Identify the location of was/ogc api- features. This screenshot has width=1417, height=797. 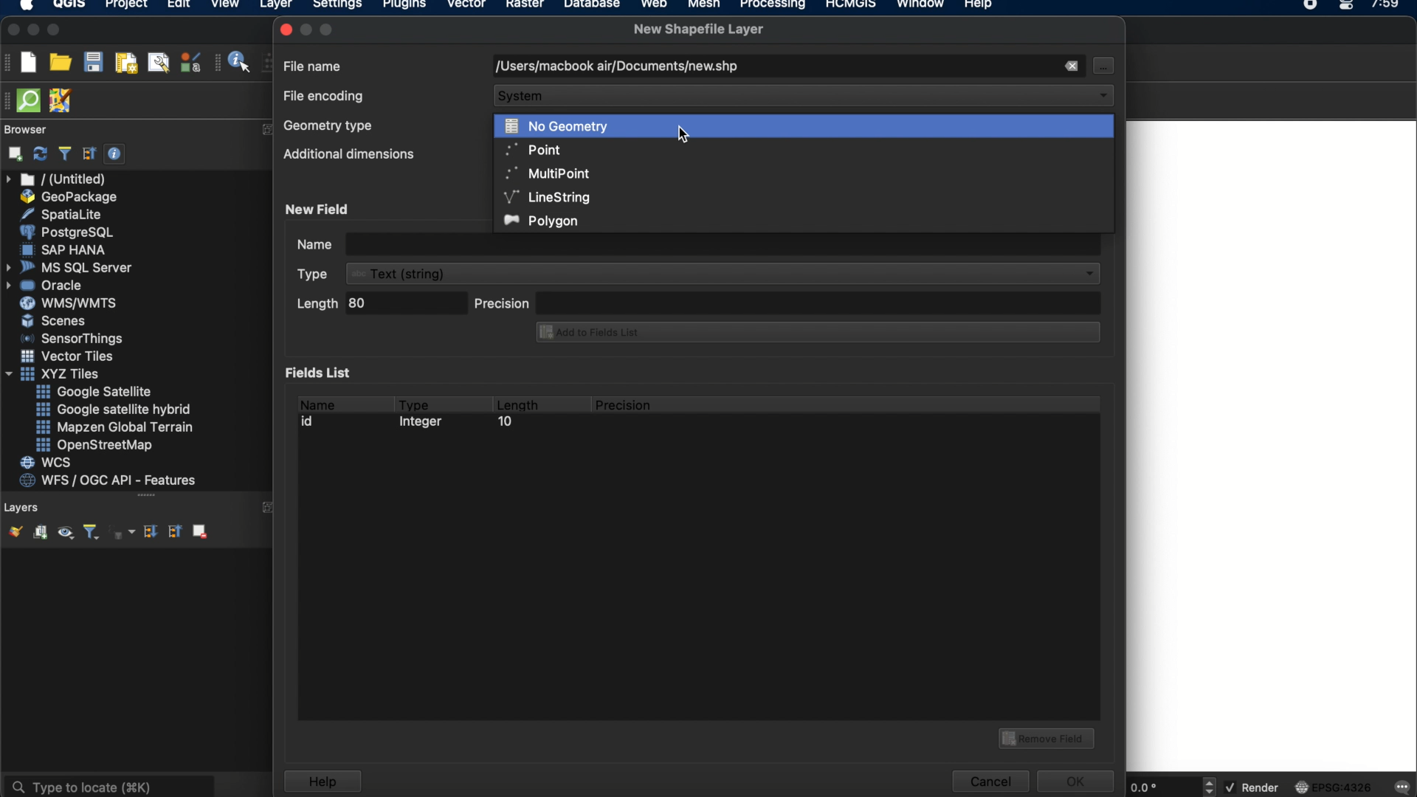
(108, 480).